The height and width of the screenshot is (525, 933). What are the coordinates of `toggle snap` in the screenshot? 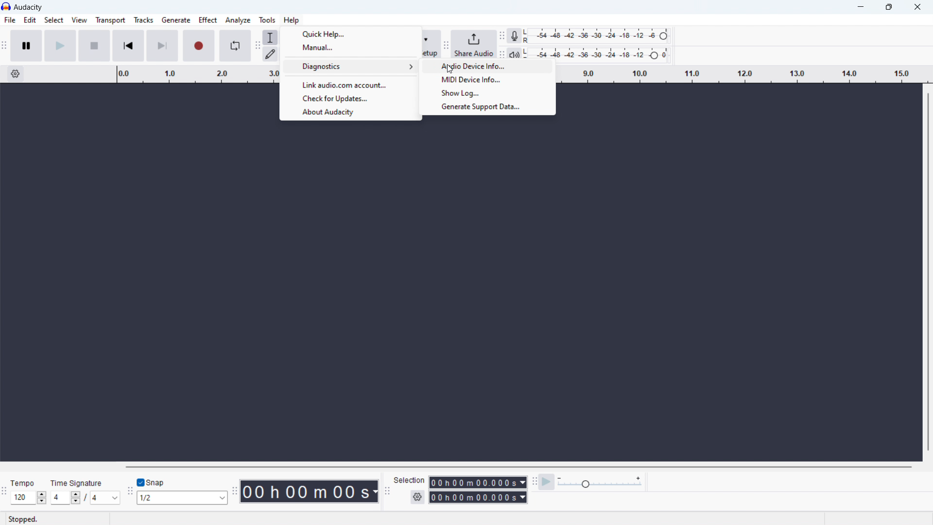 It's located at (151, 481).